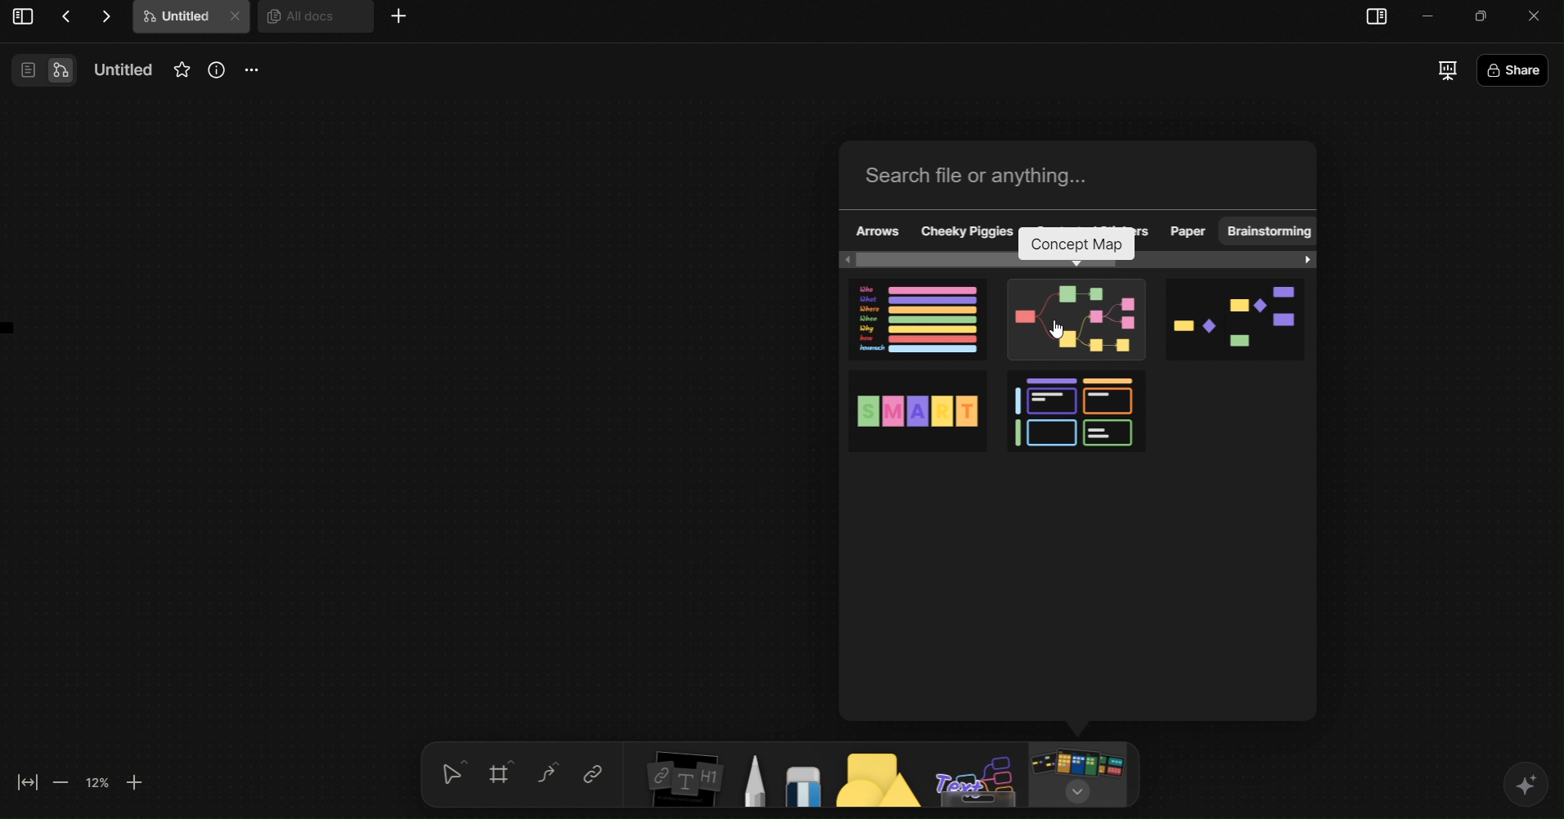 The height and width of the screenshot is (819, 1564). I want to click on Grid tool, so click(500, 774).